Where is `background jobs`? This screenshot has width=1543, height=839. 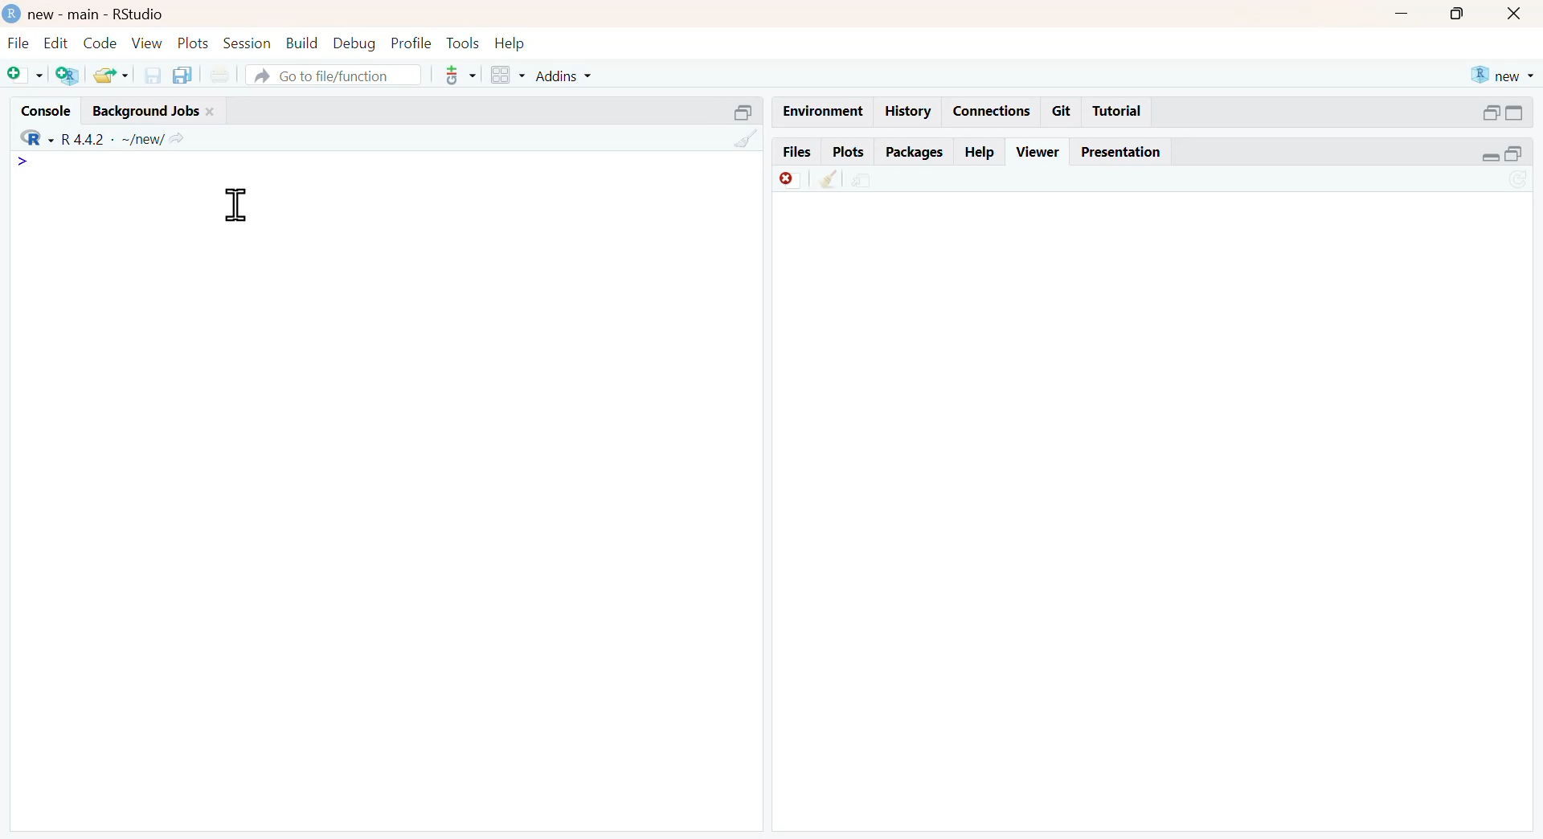
background jobs is located at coordinates (147, 112).